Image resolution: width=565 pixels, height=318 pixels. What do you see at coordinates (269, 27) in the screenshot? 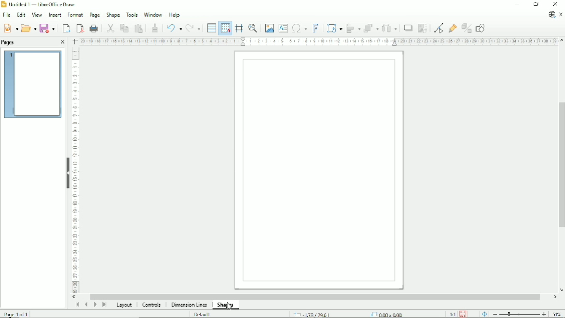
I see `Insert image` at bounding box center [269, 27].